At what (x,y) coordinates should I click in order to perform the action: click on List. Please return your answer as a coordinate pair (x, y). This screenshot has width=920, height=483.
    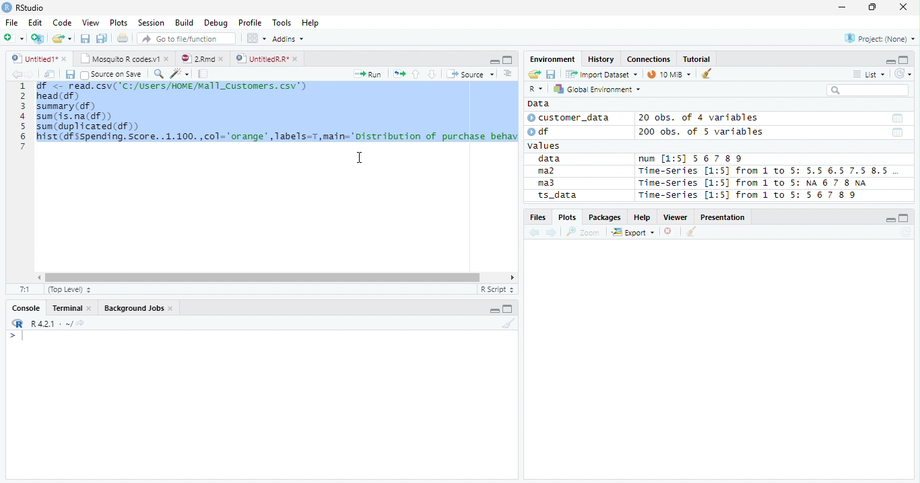
    Looking at the image, I should click on (868, 75).